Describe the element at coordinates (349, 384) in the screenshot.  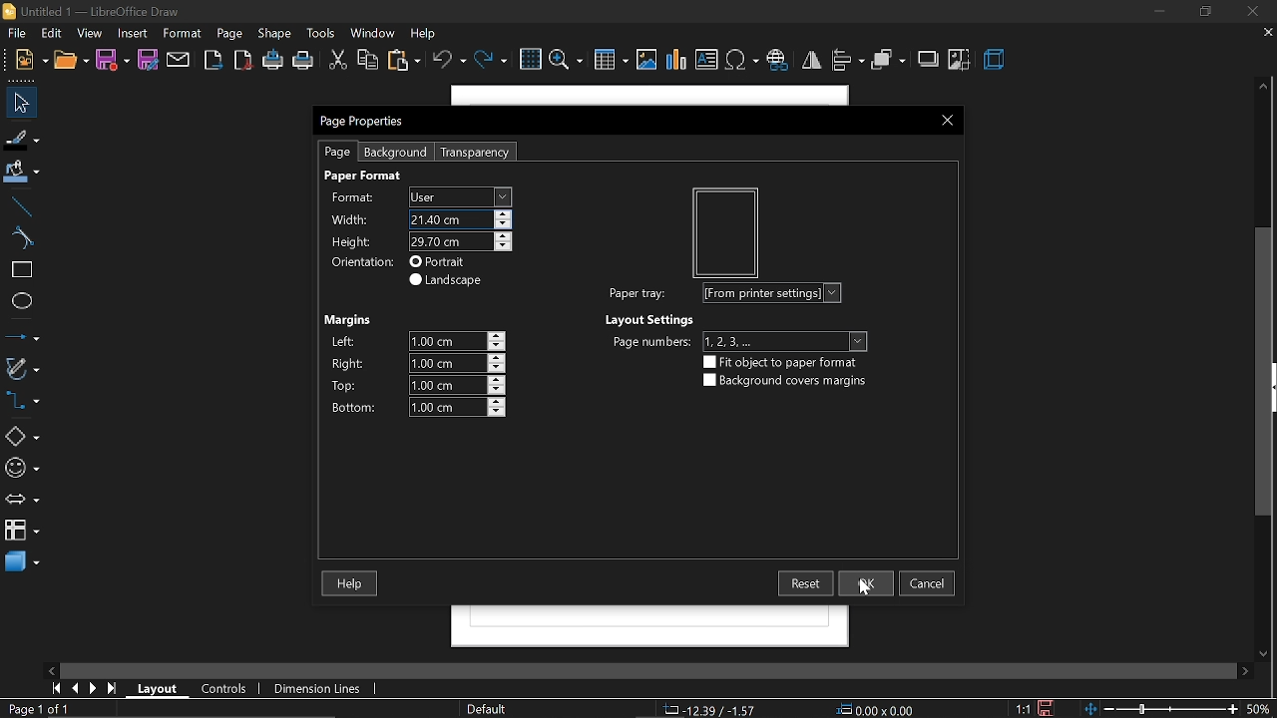
I see `top margins` at that location.